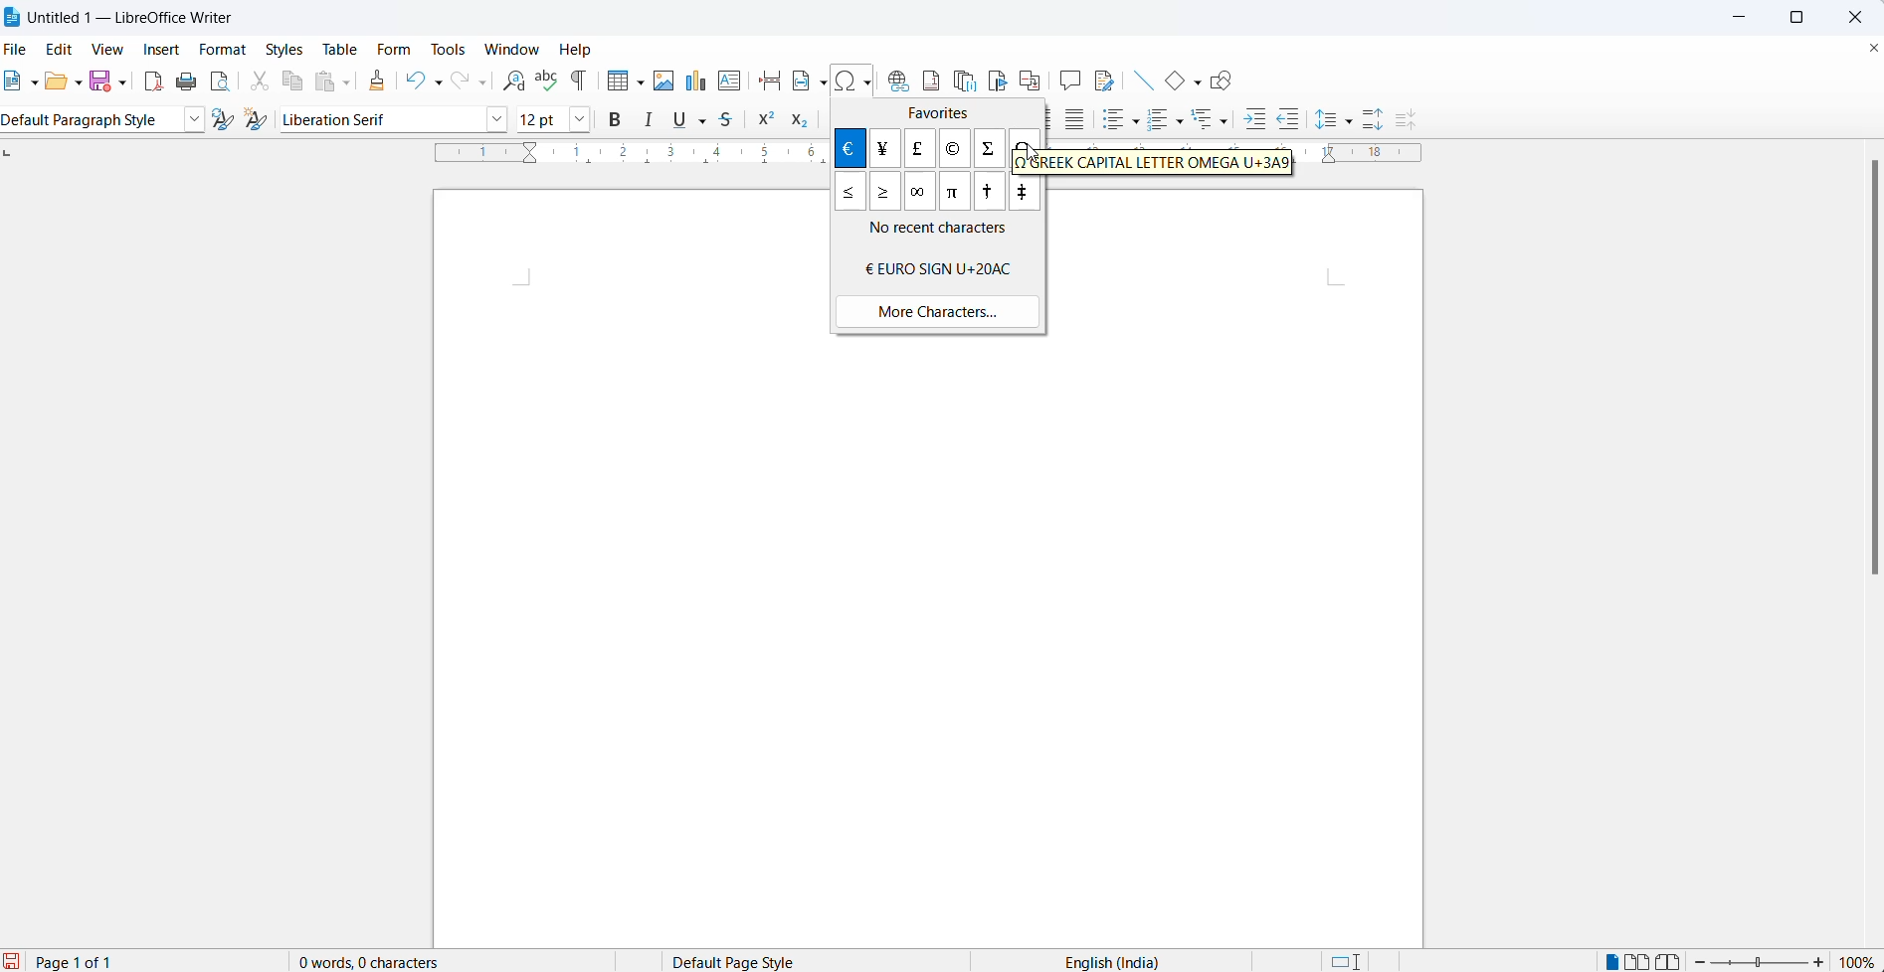 The height and width of the screenshot is (972, 1884). What do you see at coordinates (1292, 118) in the screenshot?
I see `decrease indent` at bounding box center [1292, 118].